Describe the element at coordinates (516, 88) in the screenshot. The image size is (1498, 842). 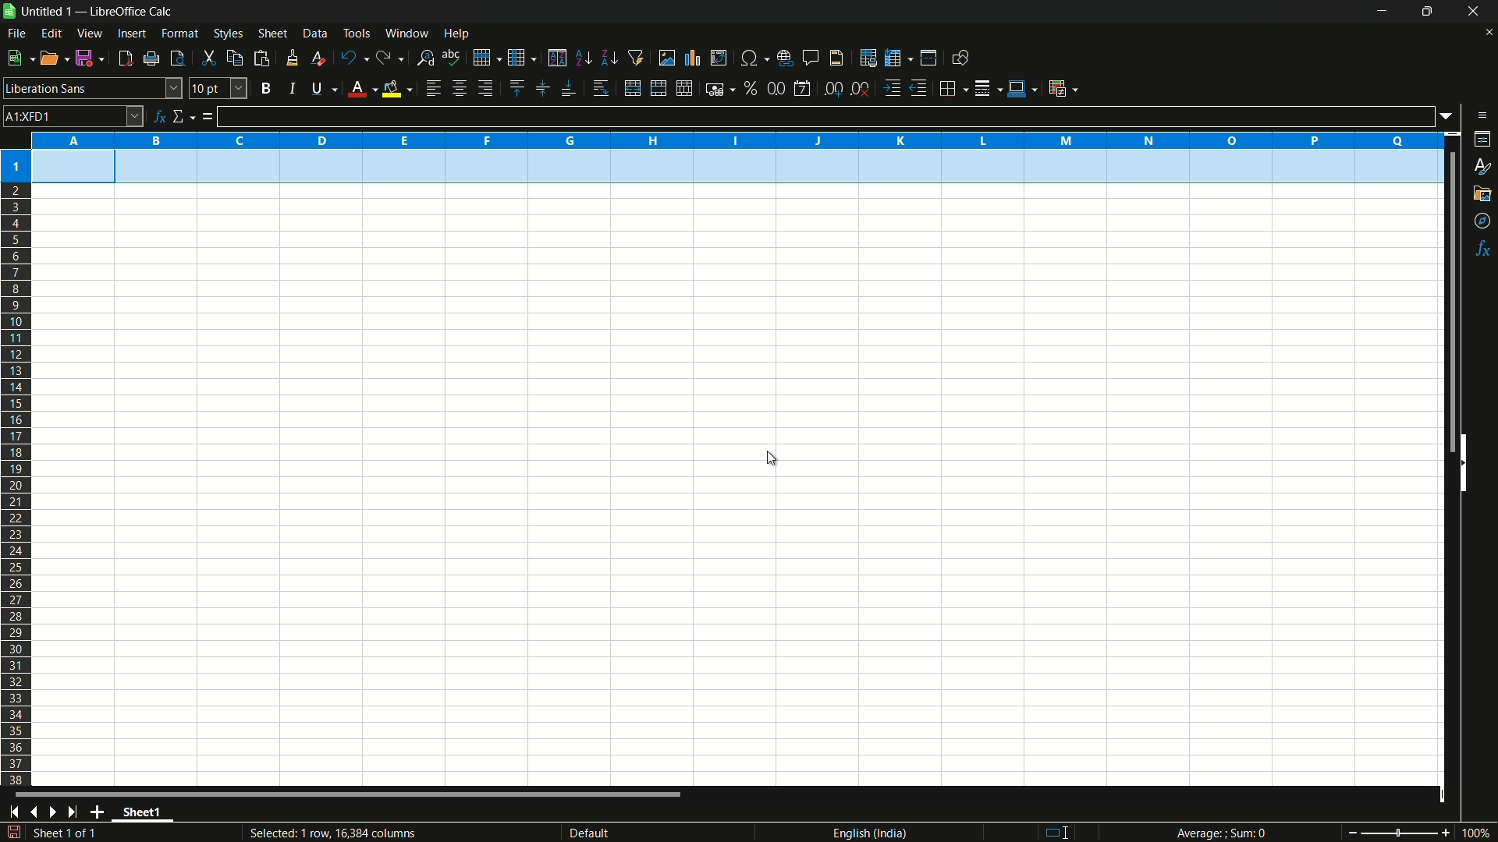
I see `align top` at that location.